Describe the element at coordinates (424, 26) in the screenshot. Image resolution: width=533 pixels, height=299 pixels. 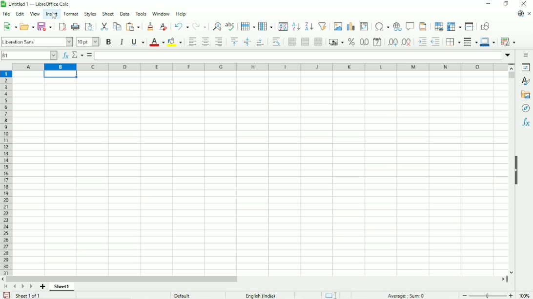
I see `Header and footer` at that location.